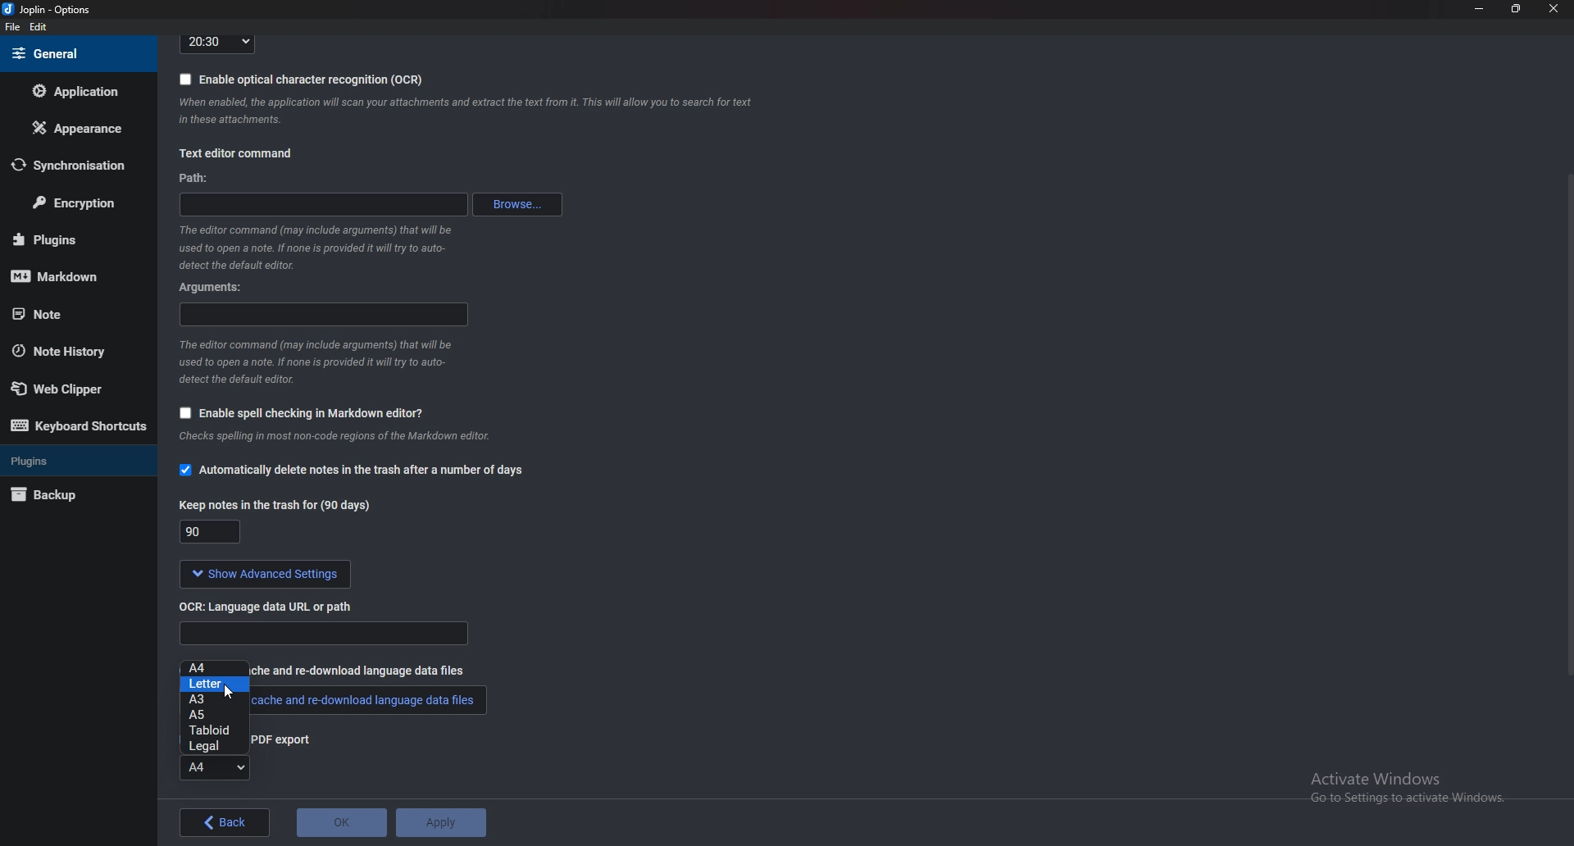  I want to click on general, so click(75, 53).